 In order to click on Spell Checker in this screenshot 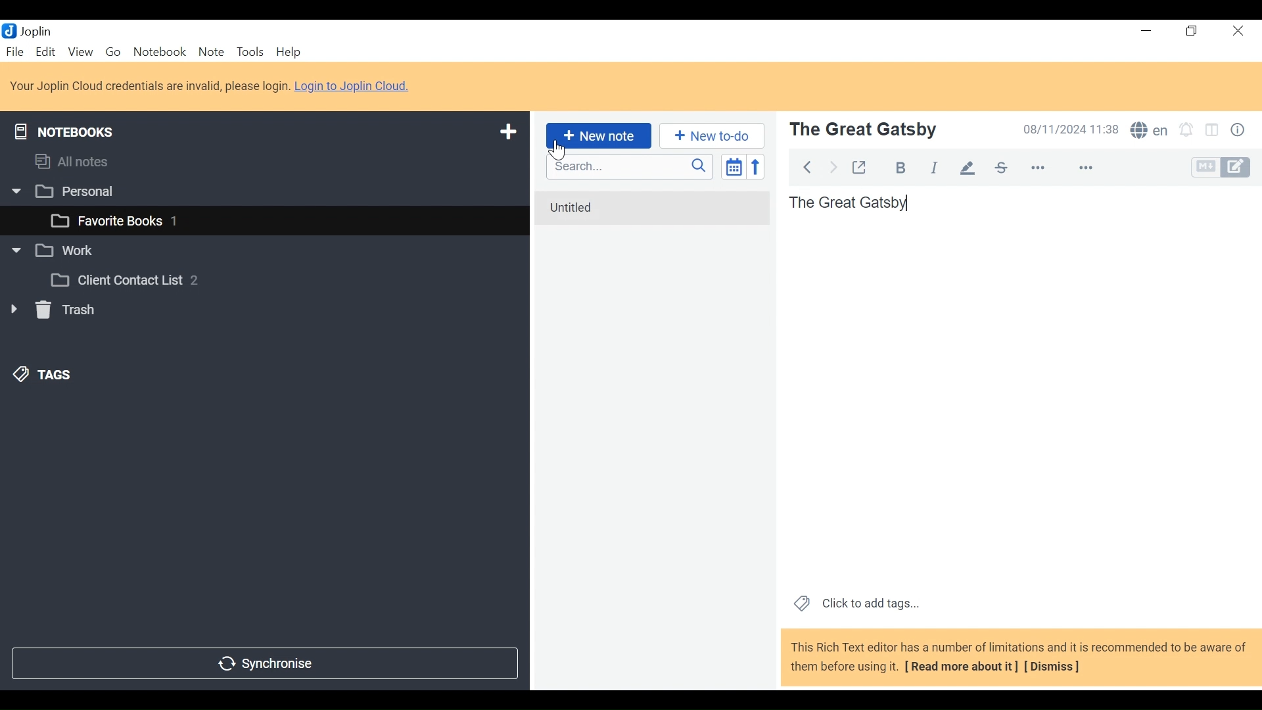, I will do `click(1149, 132)`.